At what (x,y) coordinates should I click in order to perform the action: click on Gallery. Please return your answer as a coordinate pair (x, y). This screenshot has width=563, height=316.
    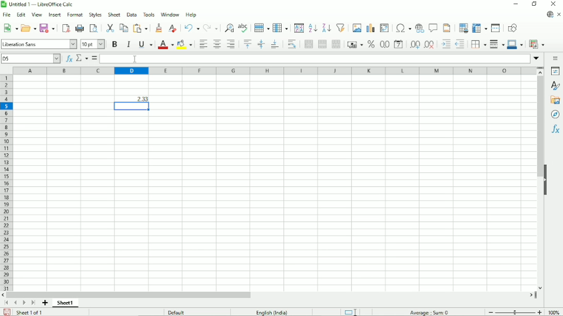
    Looking at the image, I should click on (555, 100).